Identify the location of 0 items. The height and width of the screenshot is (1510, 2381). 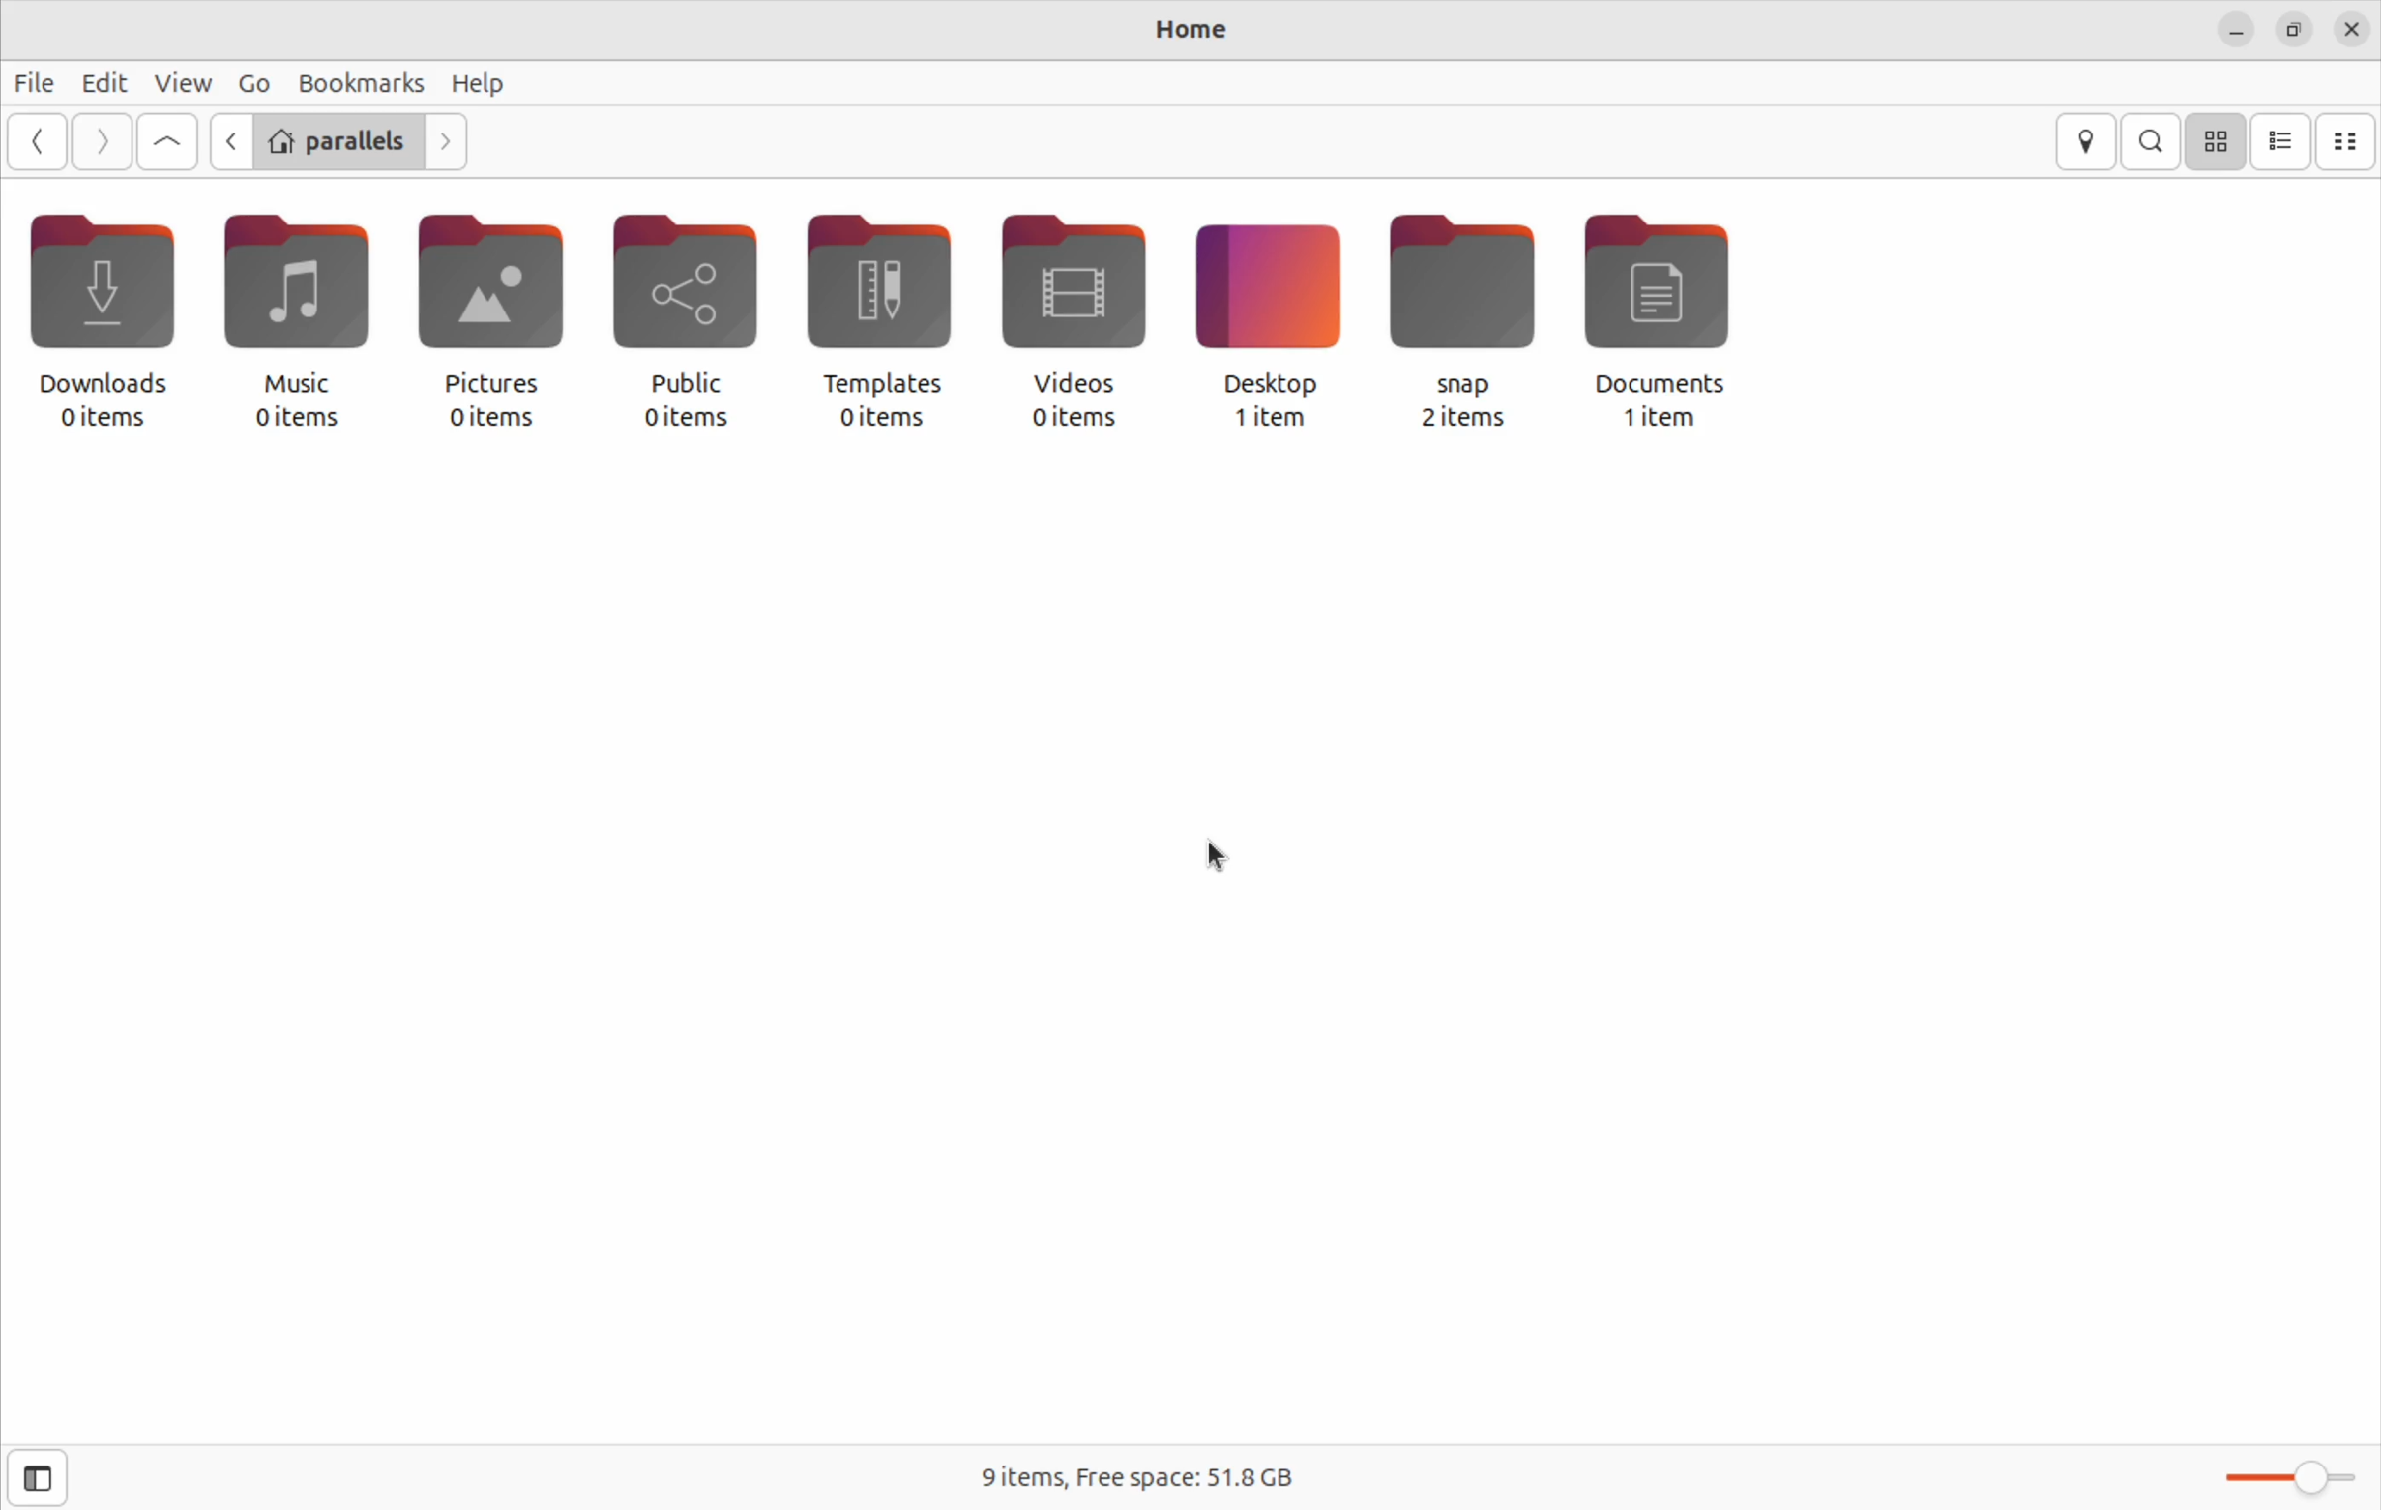
(1074, 421).